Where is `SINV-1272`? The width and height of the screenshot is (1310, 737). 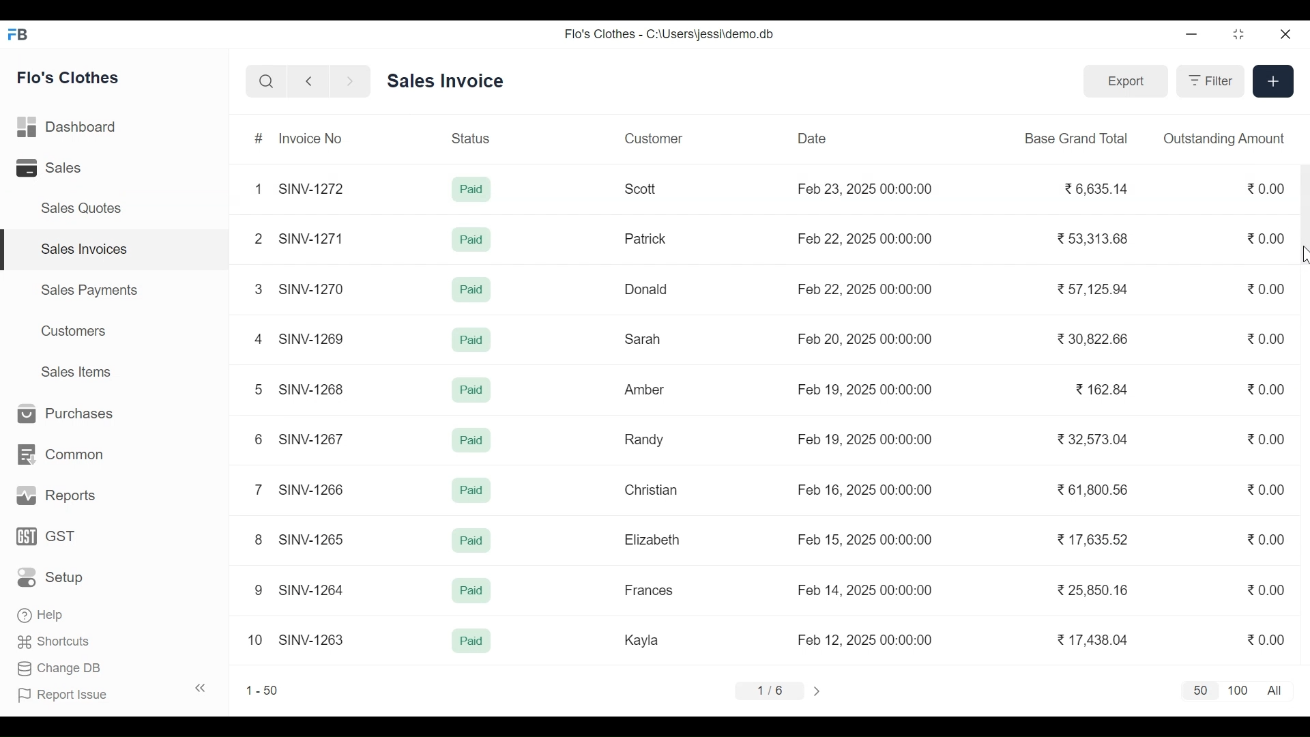 SINV-1272 is located at coordinates (315, 188).